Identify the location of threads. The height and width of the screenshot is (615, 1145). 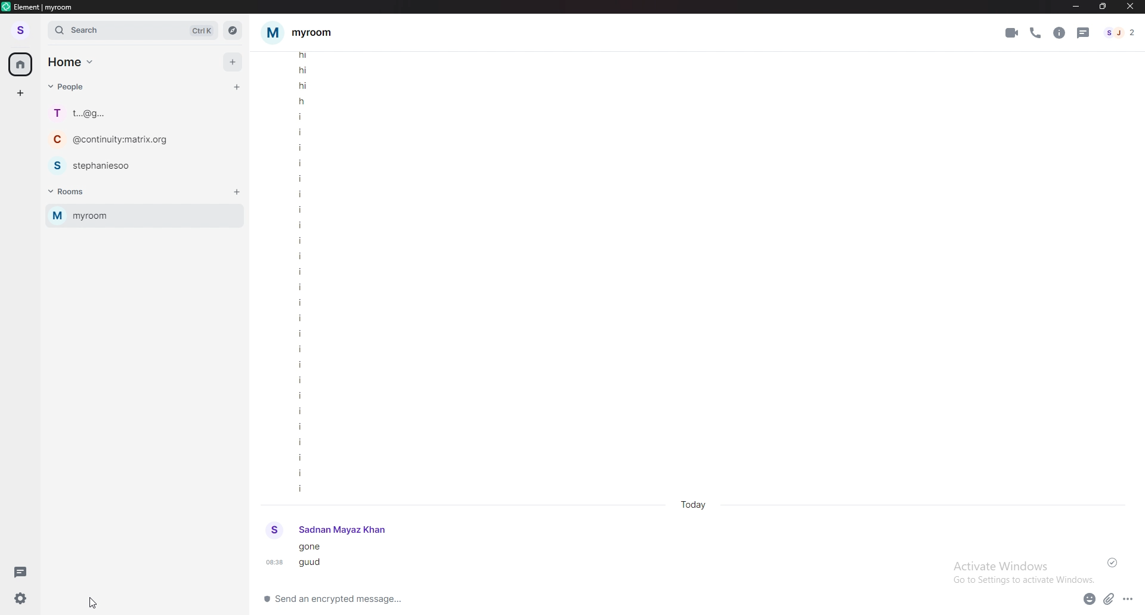
(1084, 33).